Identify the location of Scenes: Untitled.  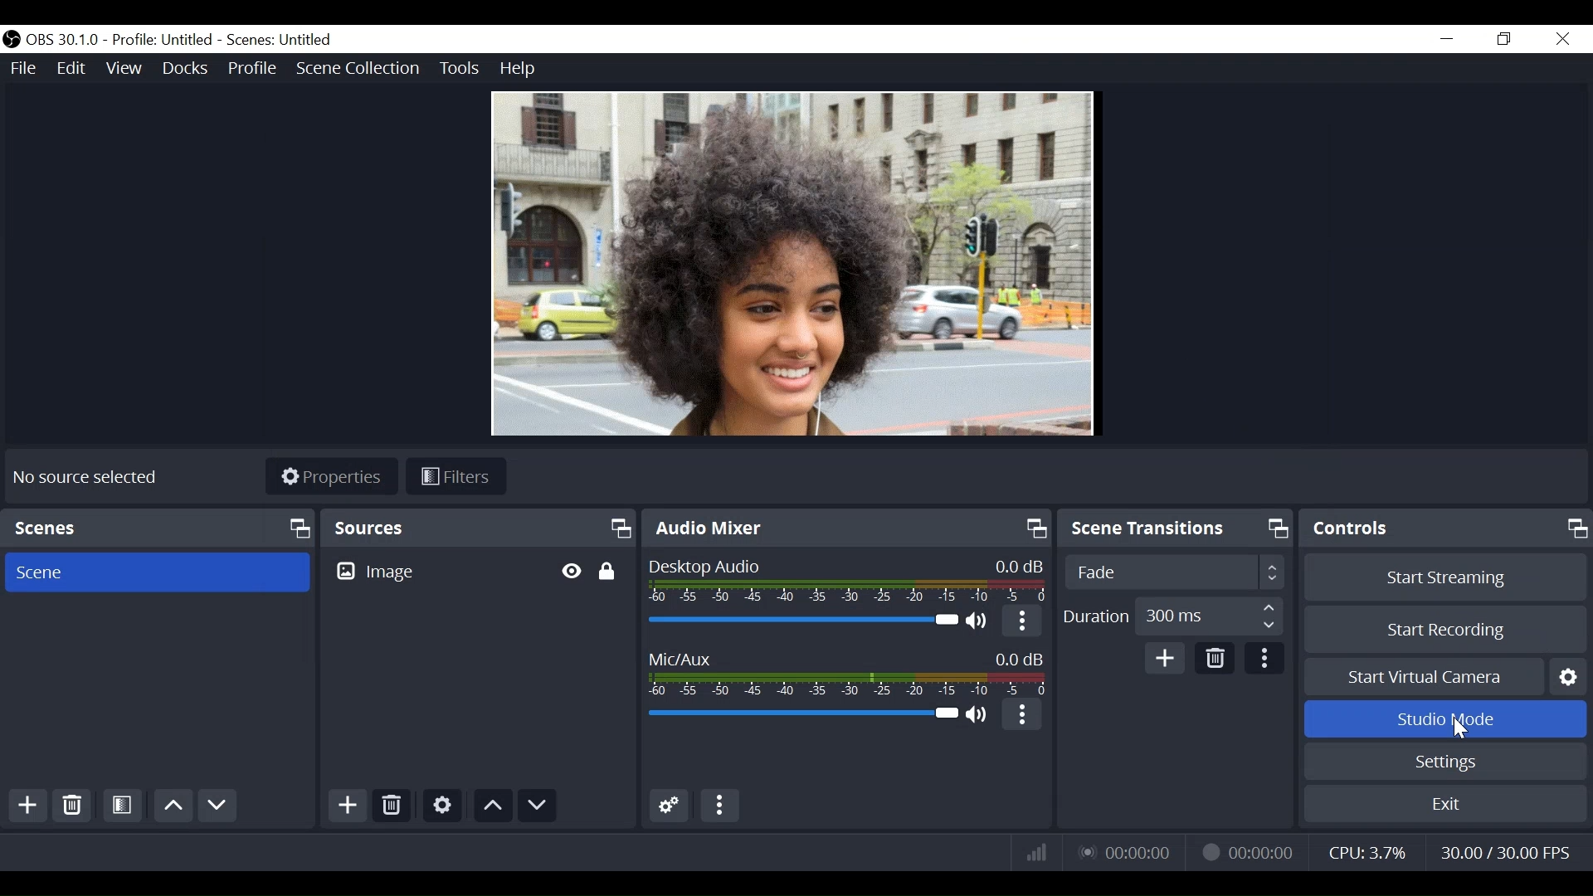
(280, 39).